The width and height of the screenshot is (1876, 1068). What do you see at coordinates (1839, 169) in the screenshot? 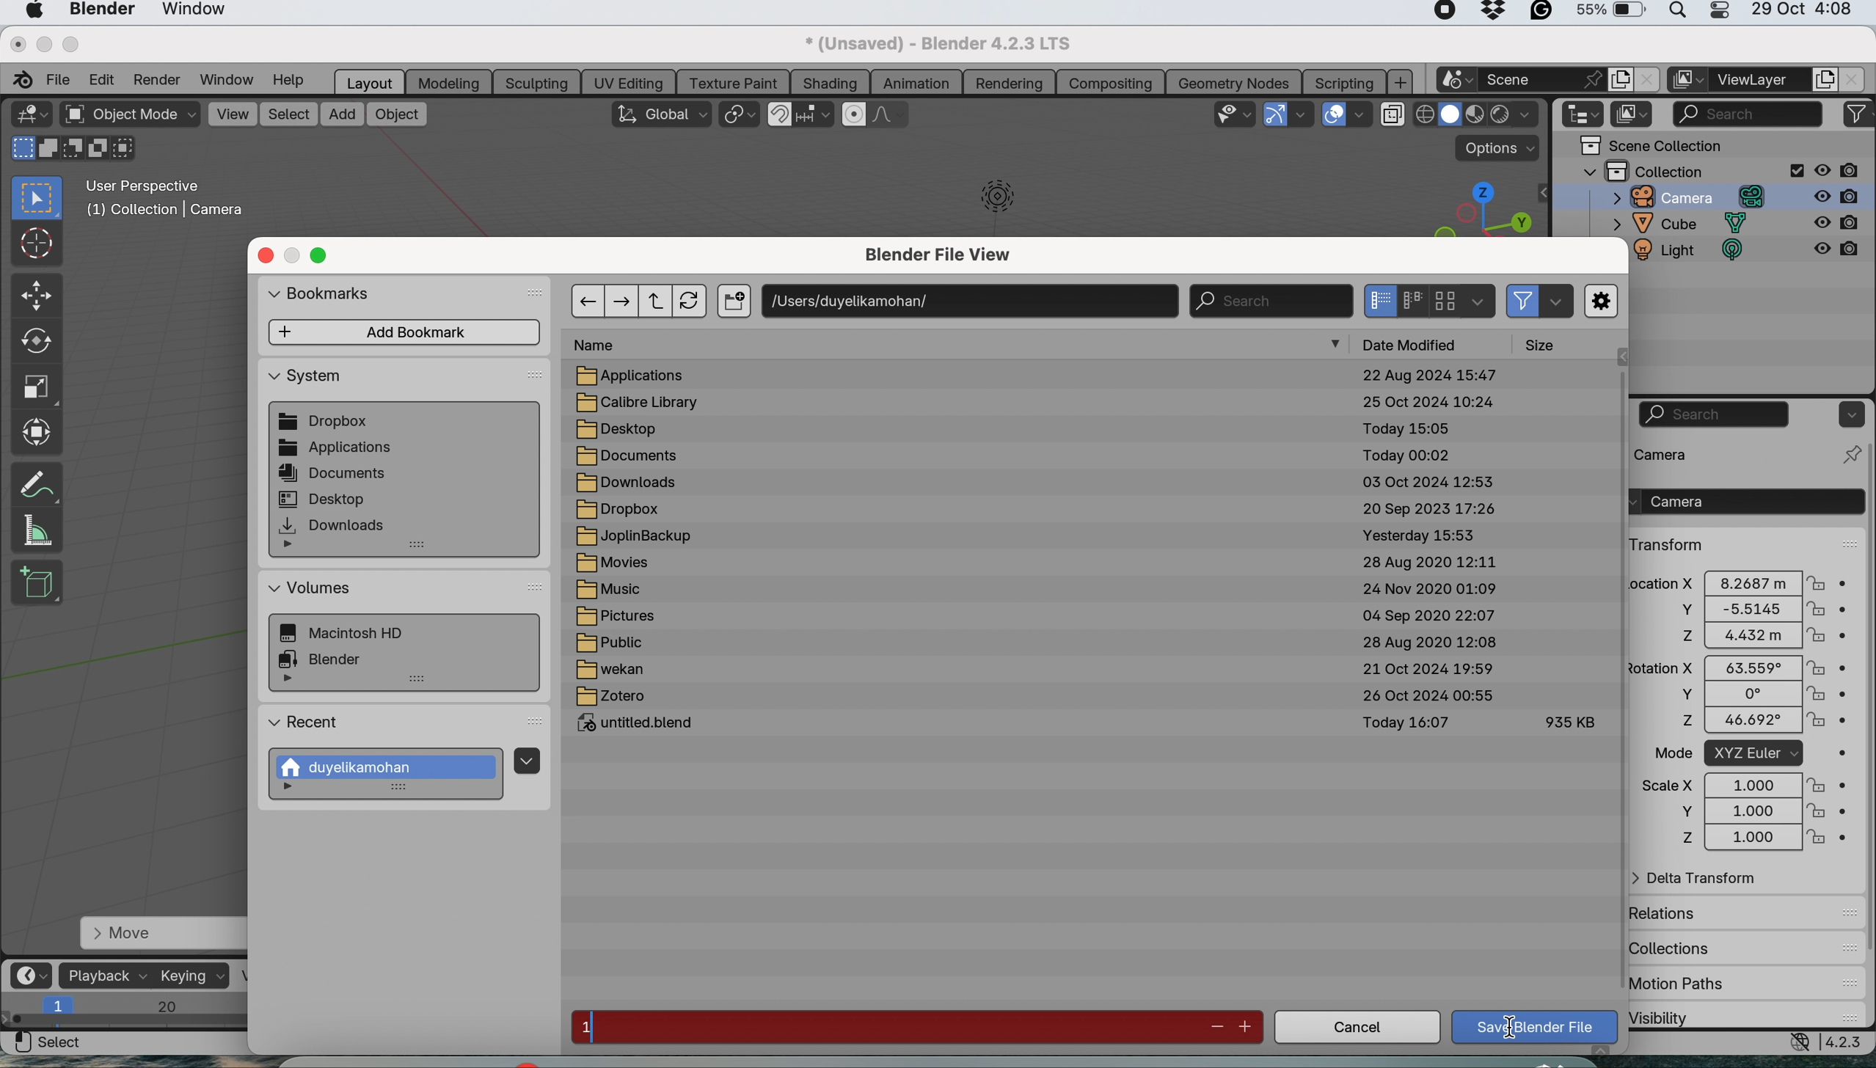
I see `disable in renders` at bounding box center [1839, 169].